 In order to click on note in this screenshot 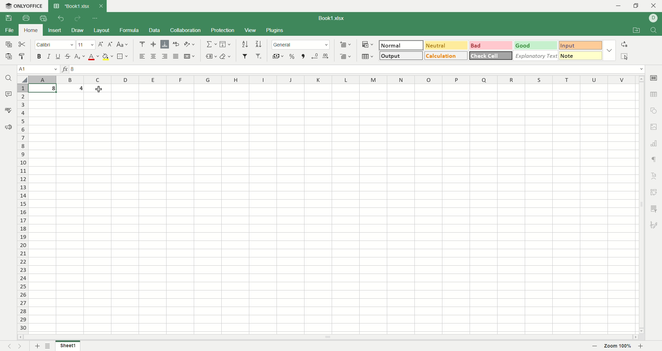, I will do `click(581, 55)`.